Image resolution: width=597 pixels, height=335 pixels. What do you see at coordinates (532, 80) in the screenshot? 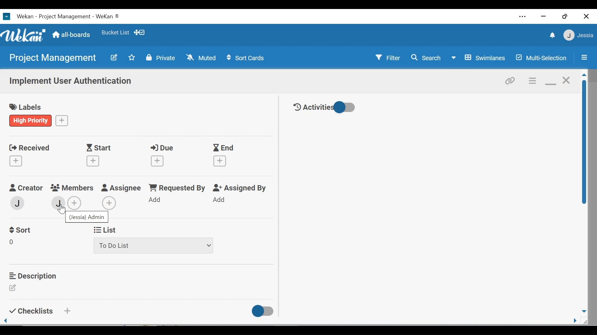
I see `options` at bounding box center [532, 80].